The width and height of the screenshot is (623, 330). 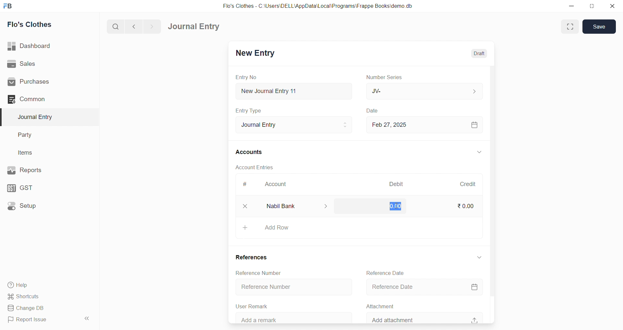 I want to click on Shortcuts, so click(x=39, y=297).